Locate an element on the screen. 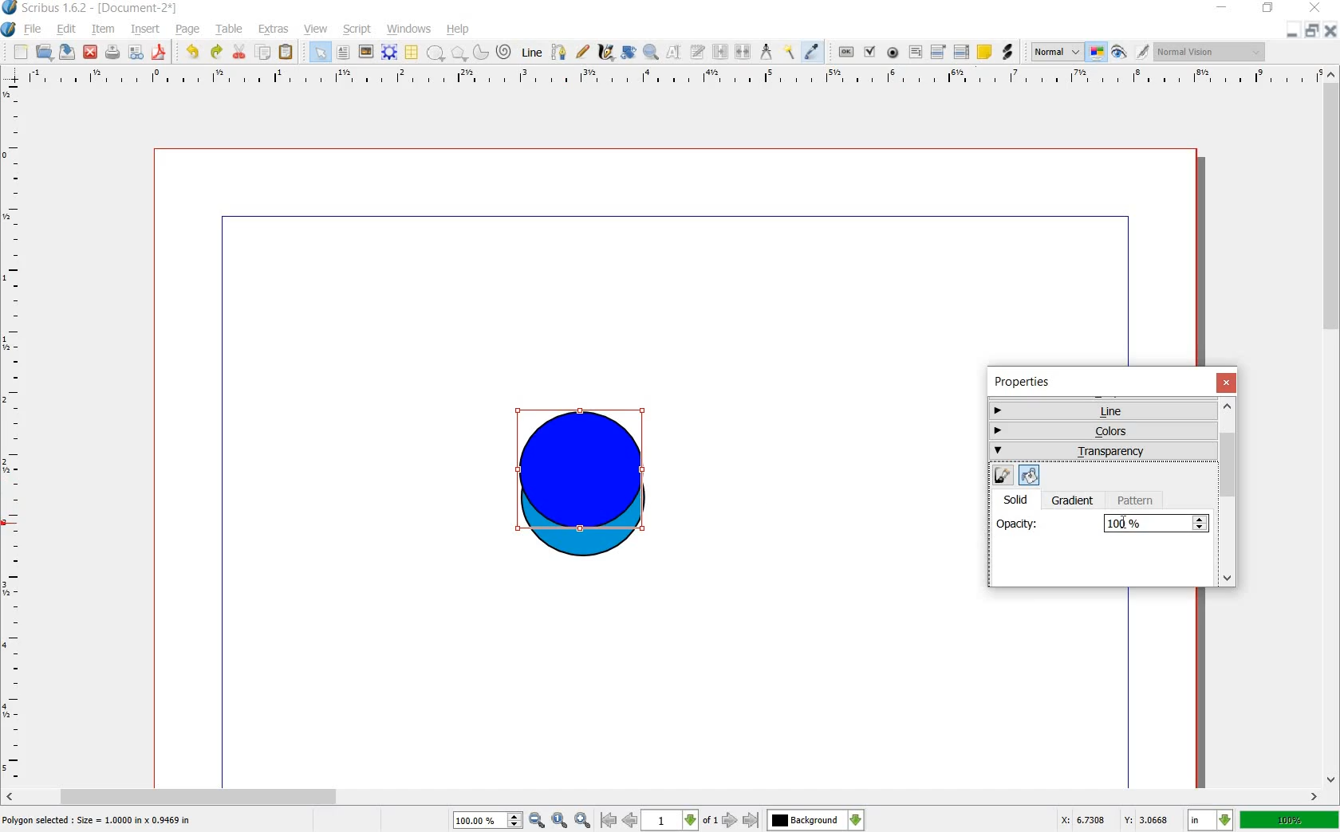 Image resolution: width=1340 pixels, height=832 pixels. insert is located at coordinates (146, 30).